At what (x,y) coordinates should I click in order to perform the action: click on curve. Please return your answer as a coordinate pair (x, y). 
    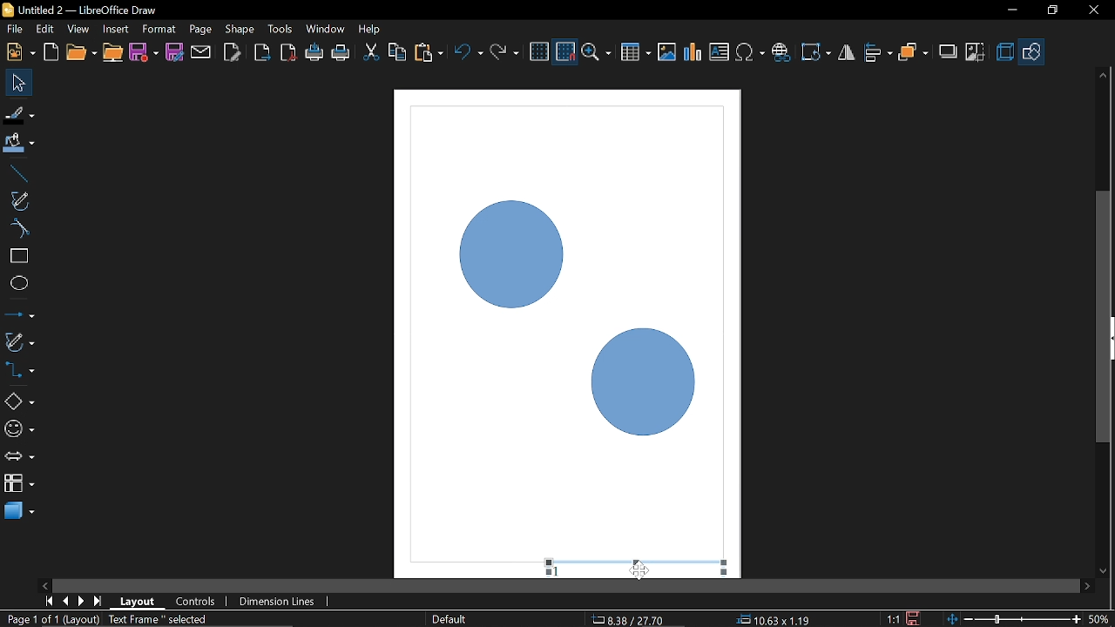
    Looking at the image, I should click on (17, 228).